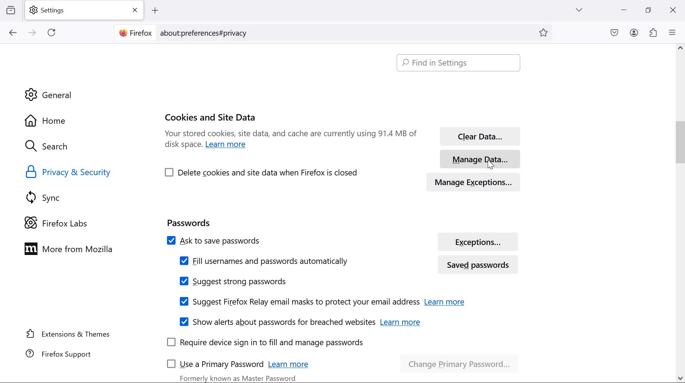 This screenshot has height=383, width=685. Describe the element at coordinates (262, 172) in the screenshot. I see `Delete cookies and site data when Firefox is closed` at that location.